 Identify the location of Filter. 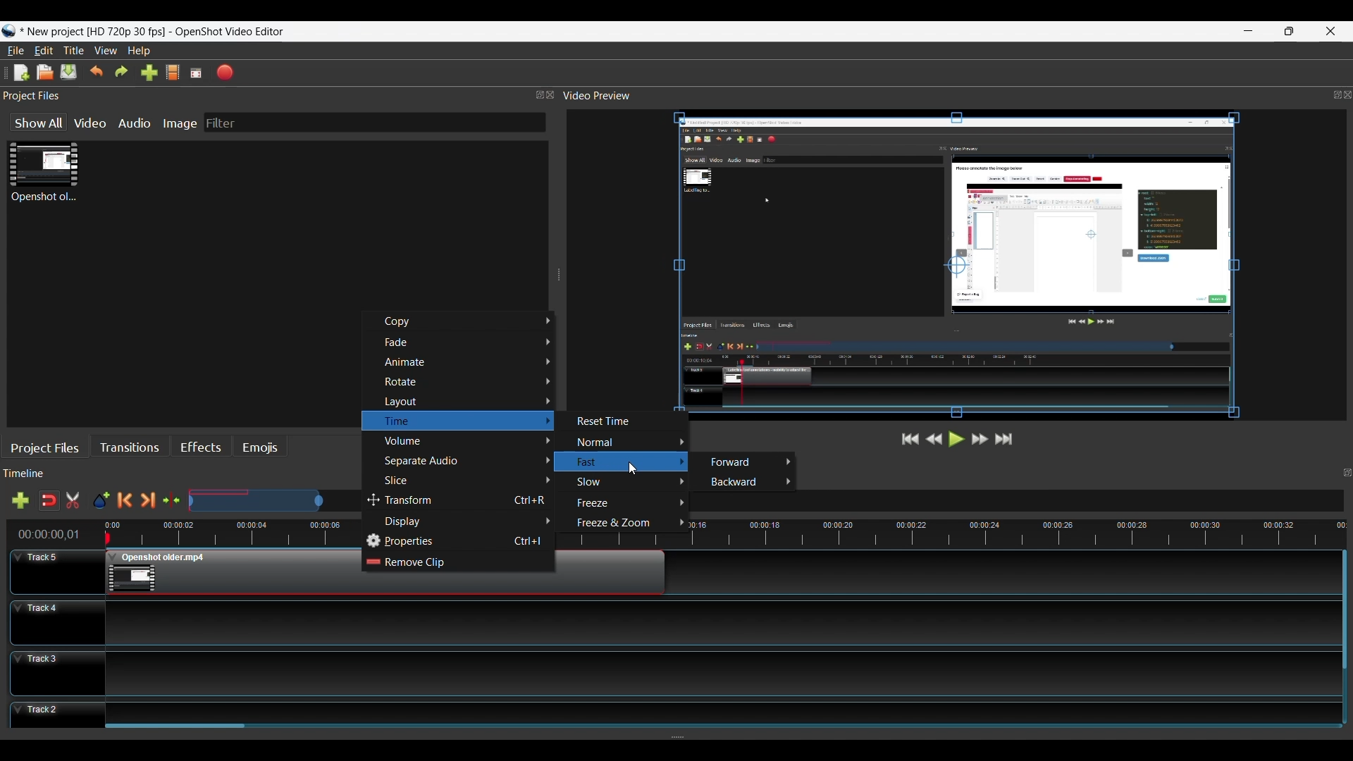
(221, 123).